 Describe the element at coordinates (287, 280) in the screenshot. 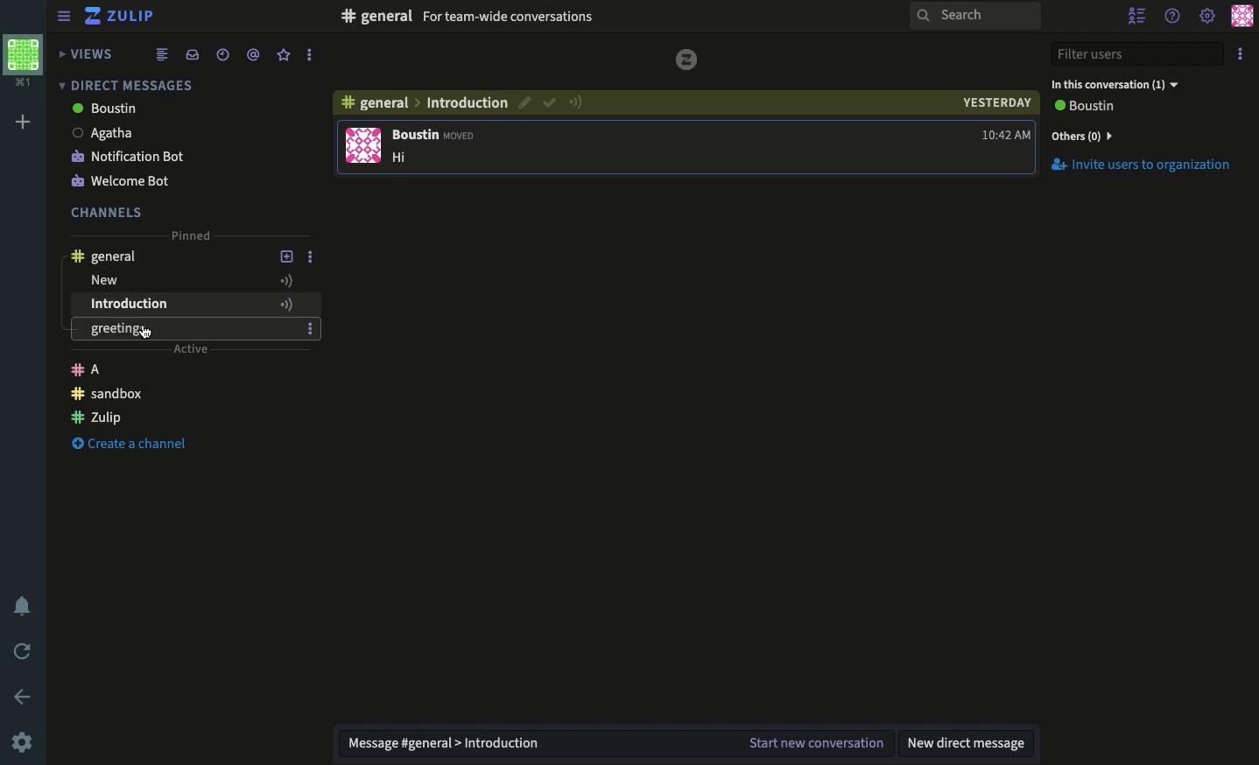

I see `Active` at that location.